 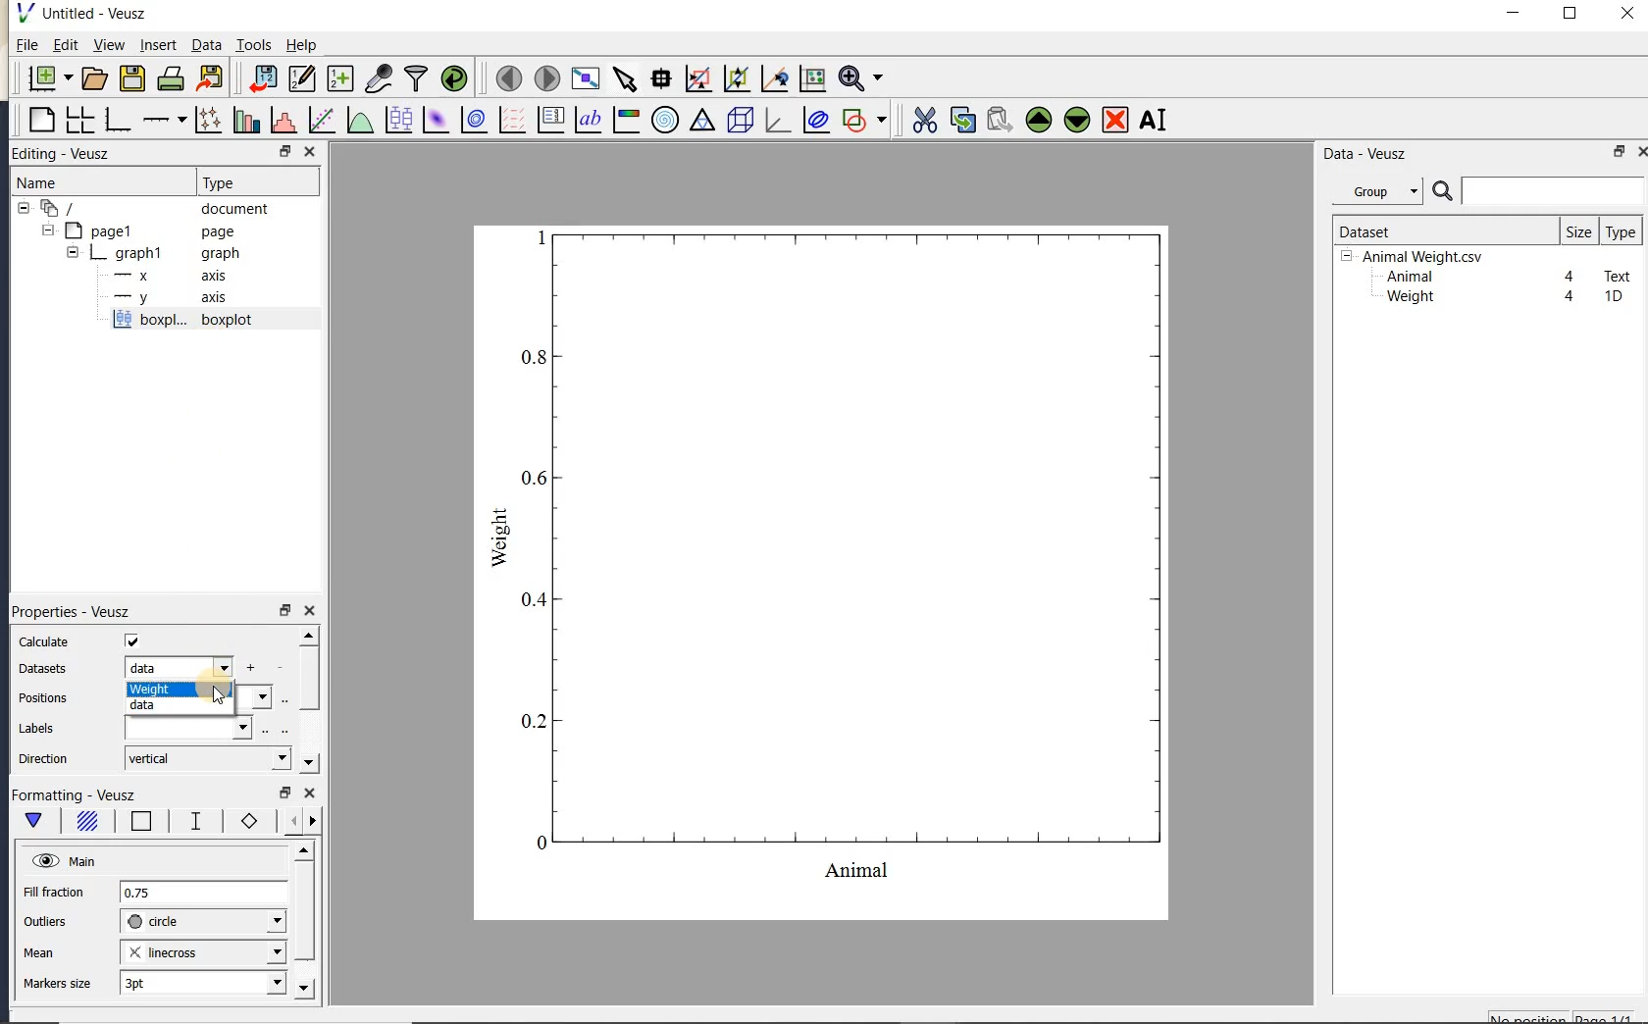 What do you see at coordinates (253, 180) in the screenshot?
I see `Type` at bounding box center [253, 180].